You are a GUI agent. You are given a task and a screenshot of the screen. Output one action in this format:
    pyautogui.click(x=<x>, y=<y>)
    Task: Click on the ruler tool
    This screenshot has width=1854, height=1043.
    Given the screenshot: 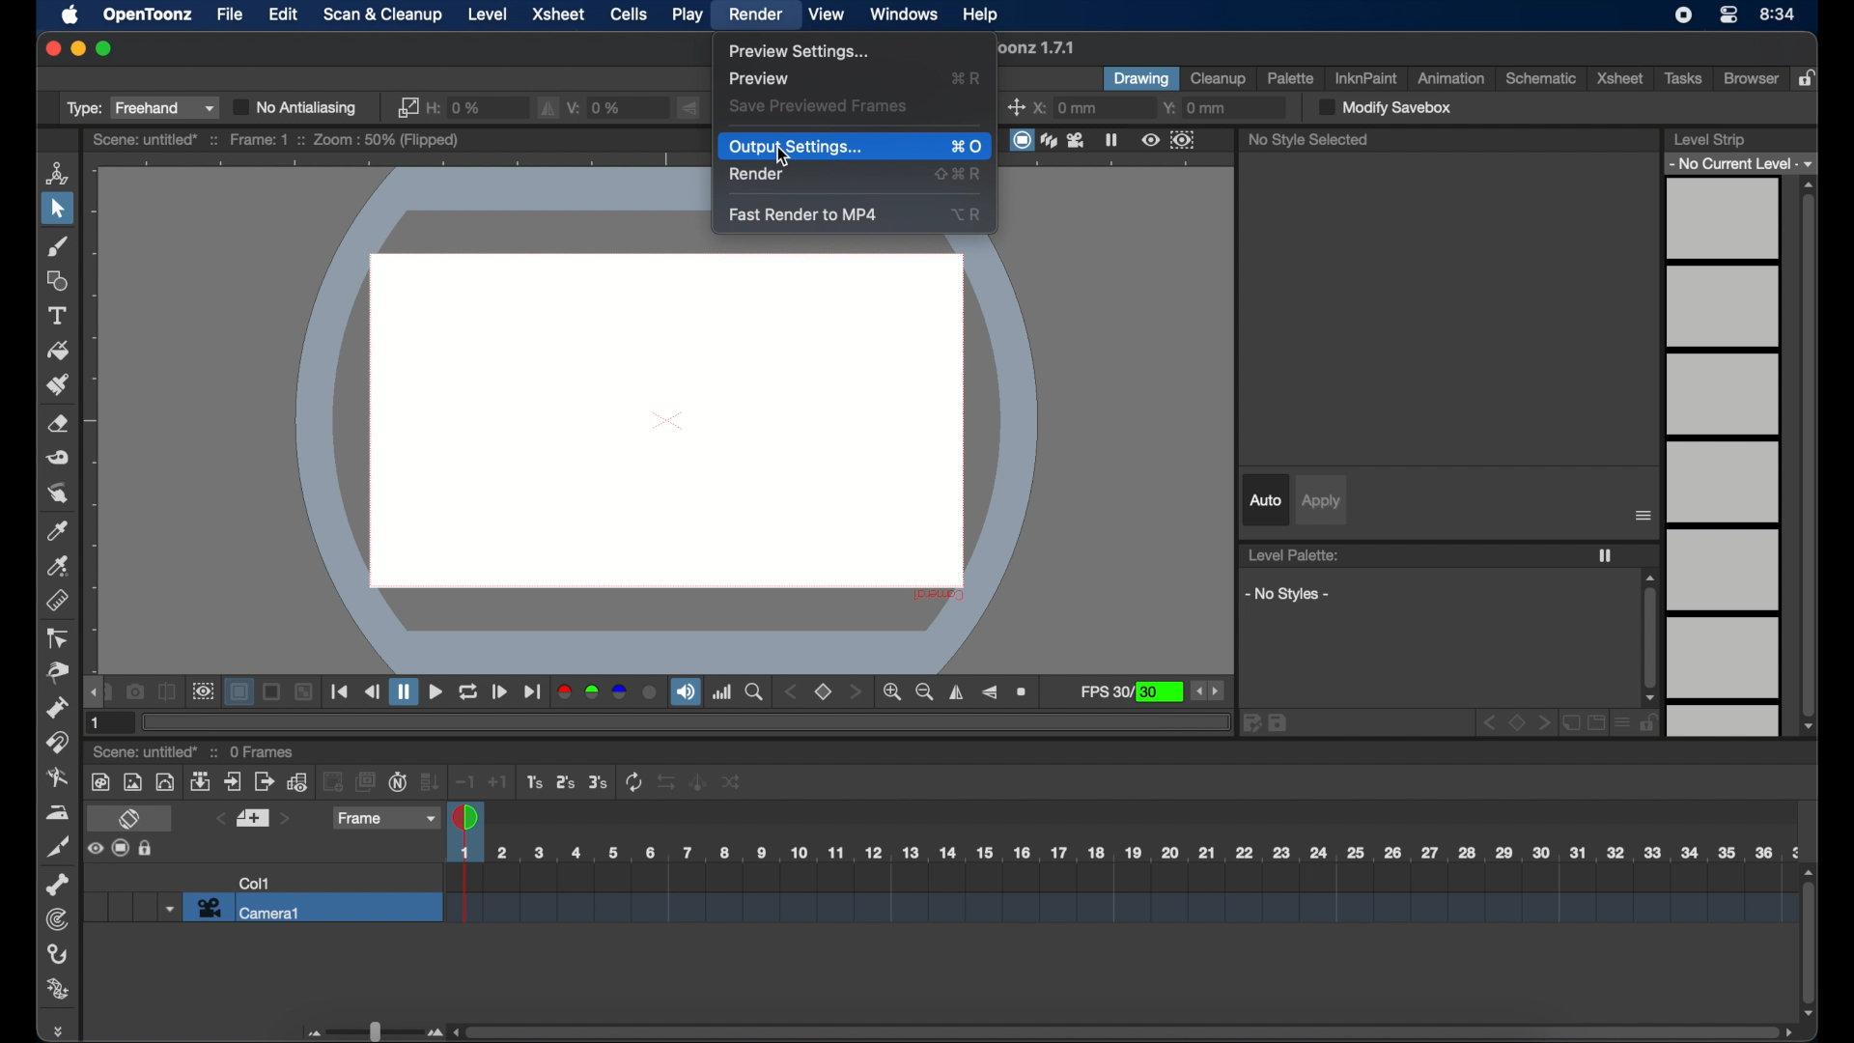 What is the action you would take?
    pyautogui.click(x=57, y=599)
    